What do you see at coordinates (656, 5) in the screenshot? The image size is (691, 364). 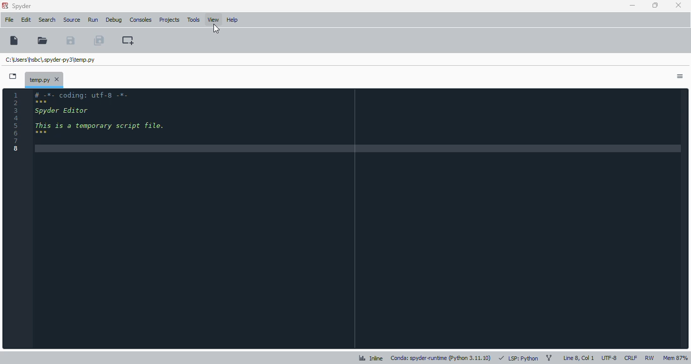 I see `maximize` at bounding box center [656, 5].